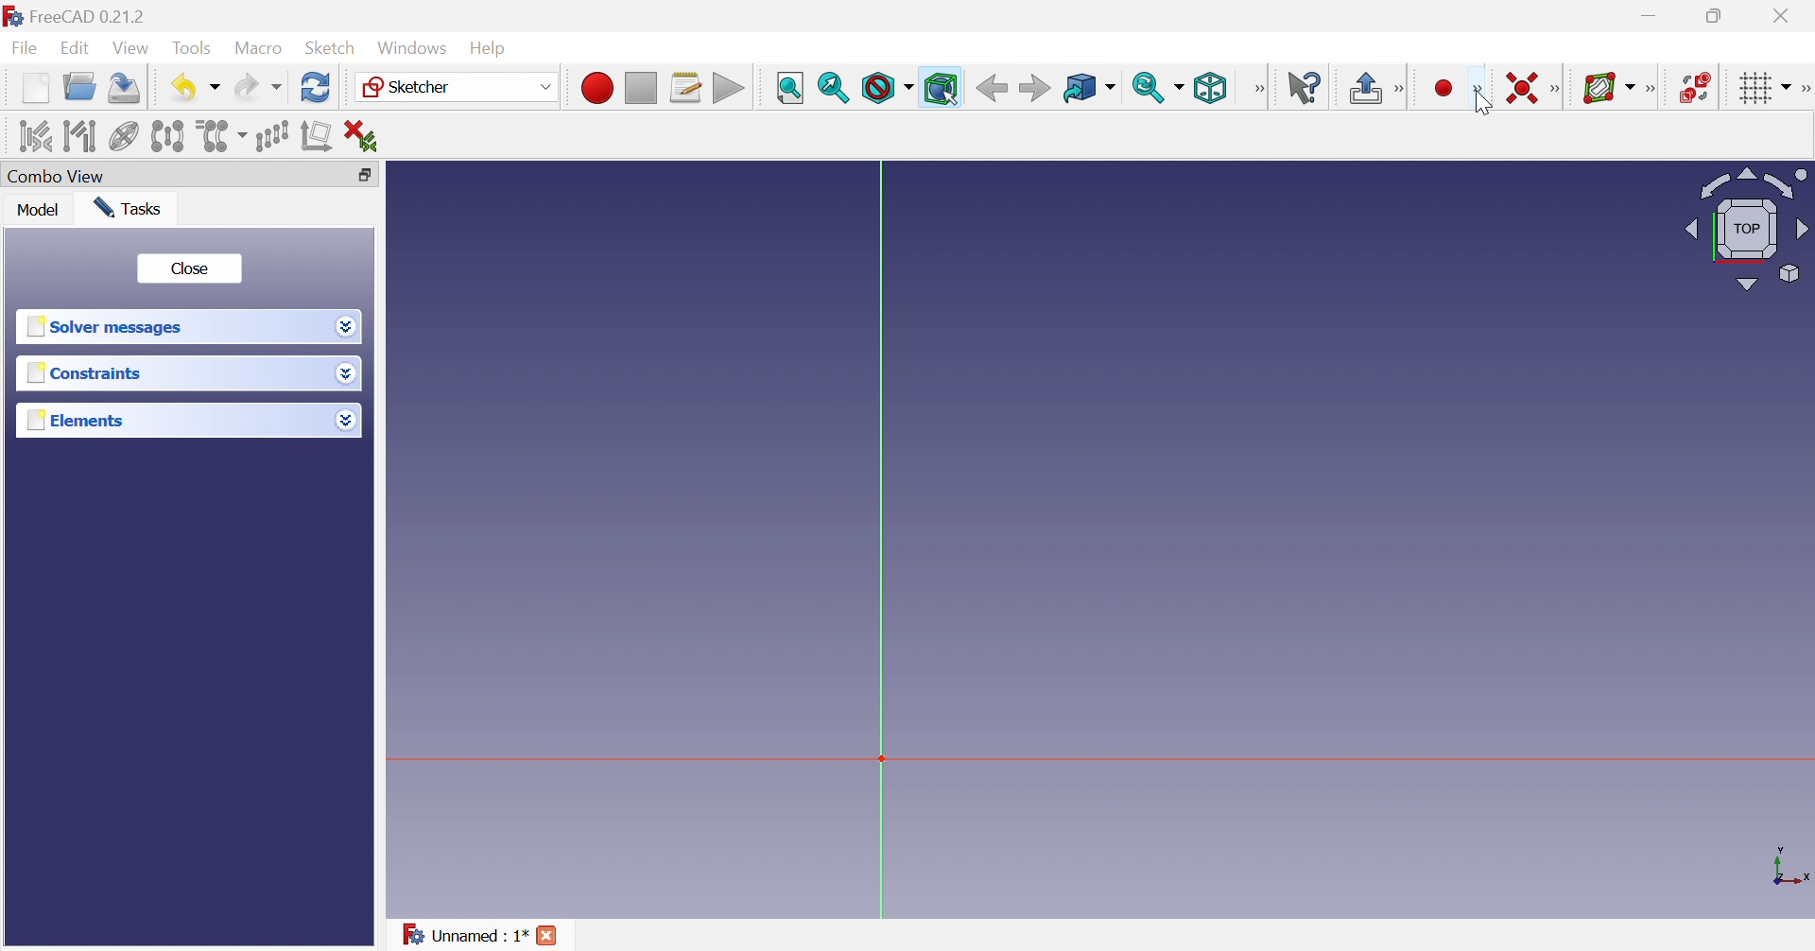 The height and width of the screenshot is (951, 1815). Describe the element at coordinates (942, 89) in the screenshot. I see `Bounding box` at that location.